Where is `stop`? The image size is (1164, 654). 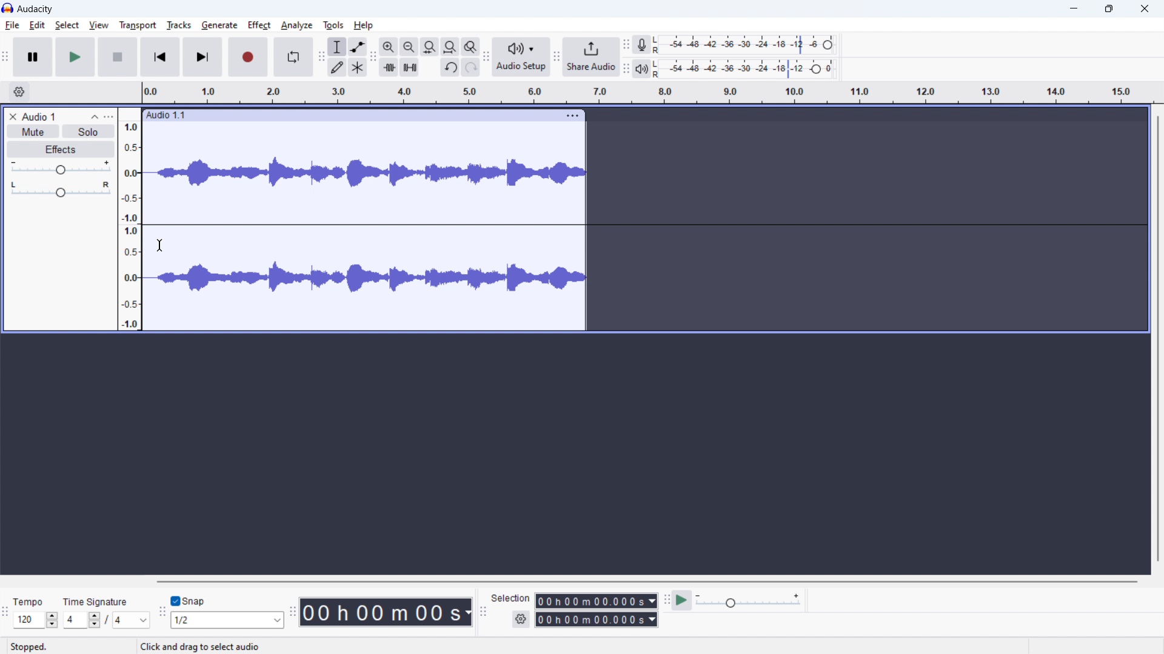
stop is located at coordinates (118, 58).